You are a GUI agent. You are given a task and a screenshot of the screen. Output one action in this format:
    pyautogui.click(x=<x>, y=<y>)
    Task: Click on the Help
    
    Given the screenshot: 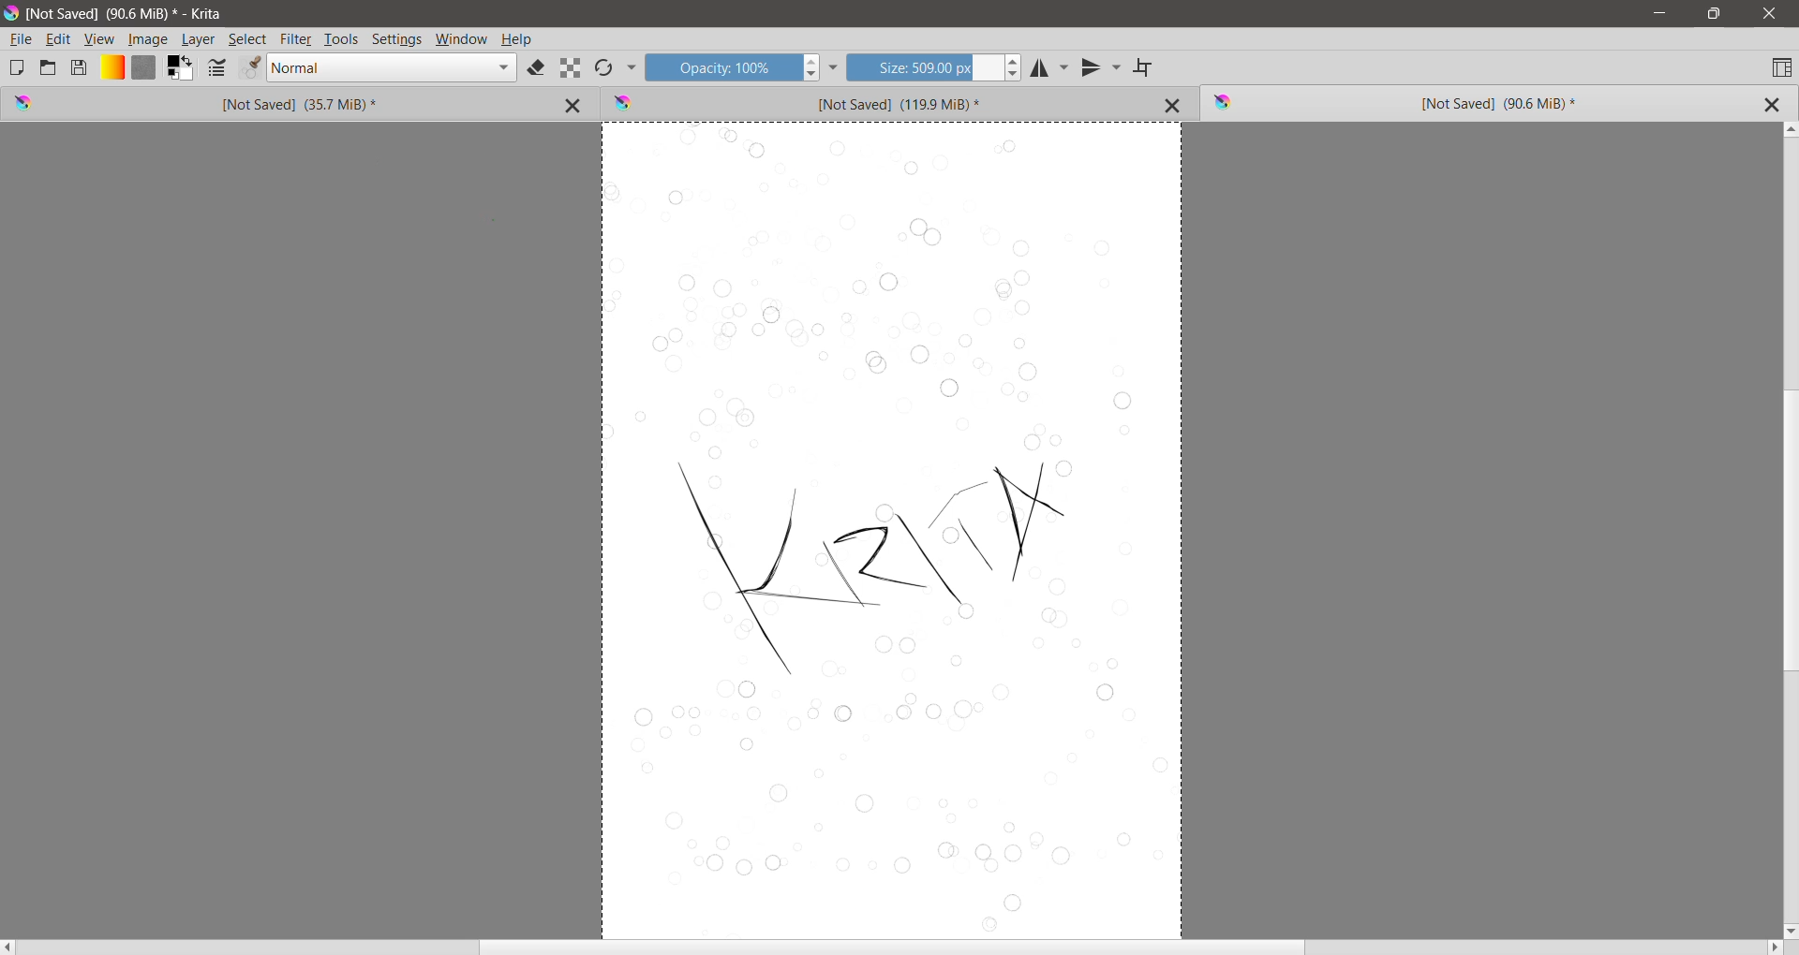 What is the action you would take?
    pyautogui.click(x=516, y=40)
    